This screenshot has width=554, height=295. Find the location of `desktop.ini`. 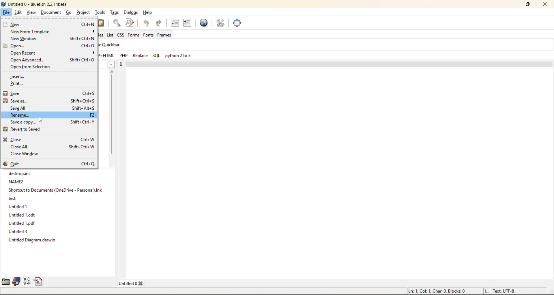

desktop.ini is located at coordinates (21, 173).